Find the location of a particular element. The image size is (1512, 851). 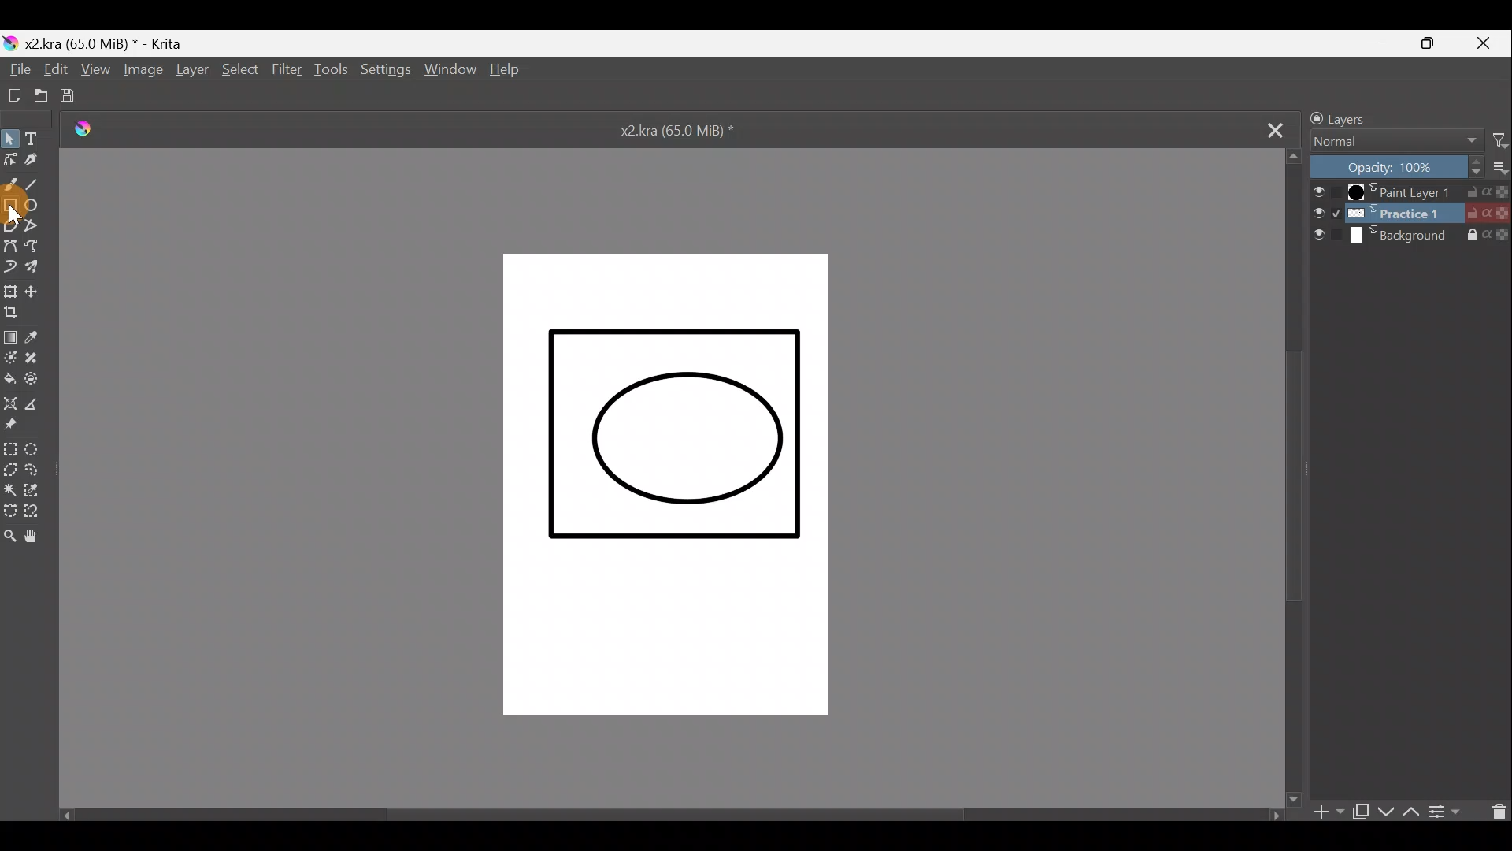

Tools is located at coordinates (332, 69).